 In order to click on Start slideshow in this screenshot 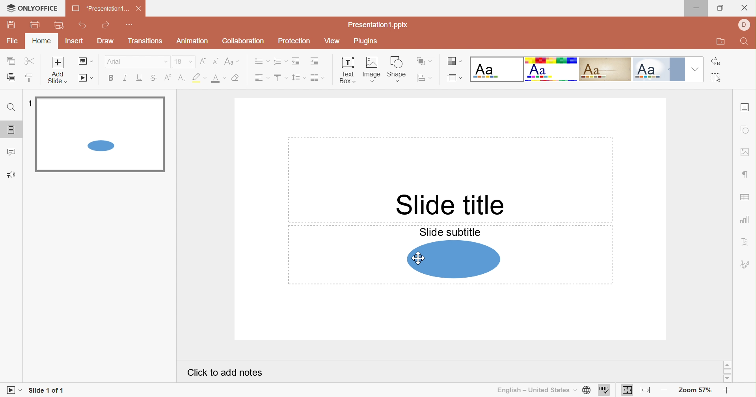, I will do `click(87, 78)`.